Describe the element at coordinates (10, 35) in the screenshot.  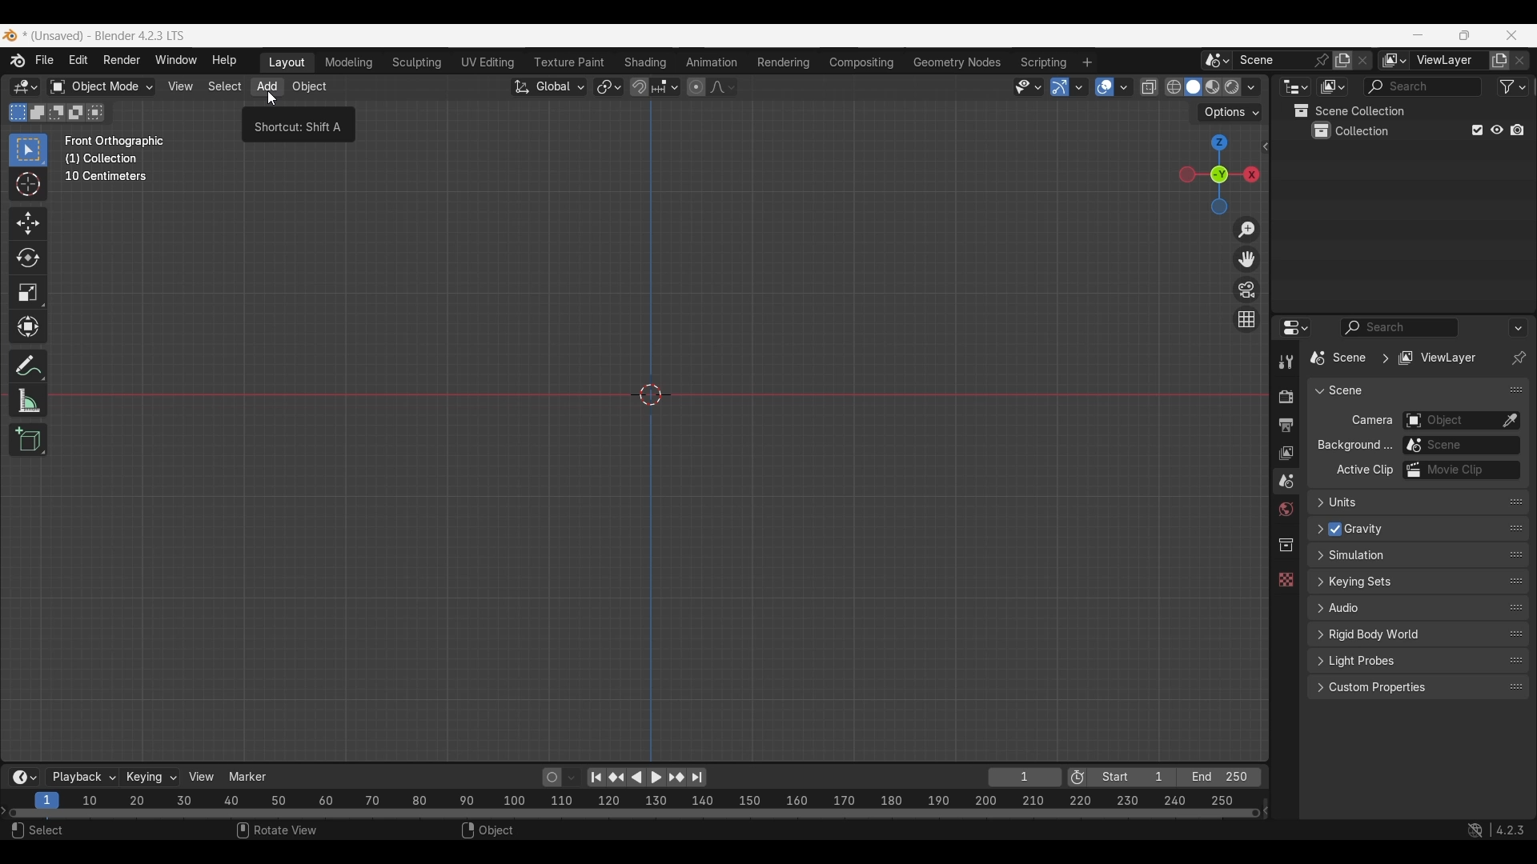
I see `Software logo` at that location.